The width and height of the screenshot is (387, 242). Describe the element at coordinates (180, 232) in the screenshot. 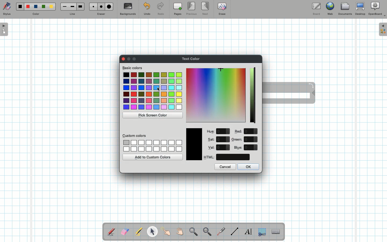

I see `Grab` at that location.